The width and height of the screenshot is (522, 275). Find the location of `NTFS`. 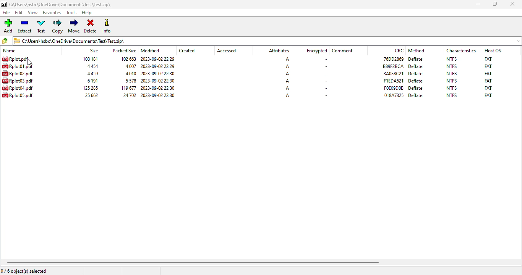

NTFS is located at coordinates (451, 95).